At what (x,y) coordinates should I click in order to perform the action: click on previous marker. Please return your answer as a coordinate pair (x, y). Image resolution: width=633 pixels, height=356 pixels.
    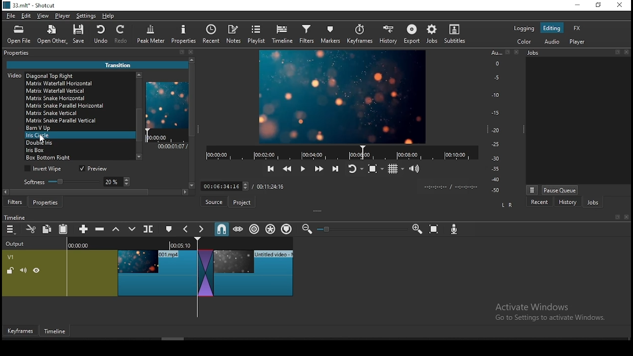
    Looking at the image, I should click on (186, 229).